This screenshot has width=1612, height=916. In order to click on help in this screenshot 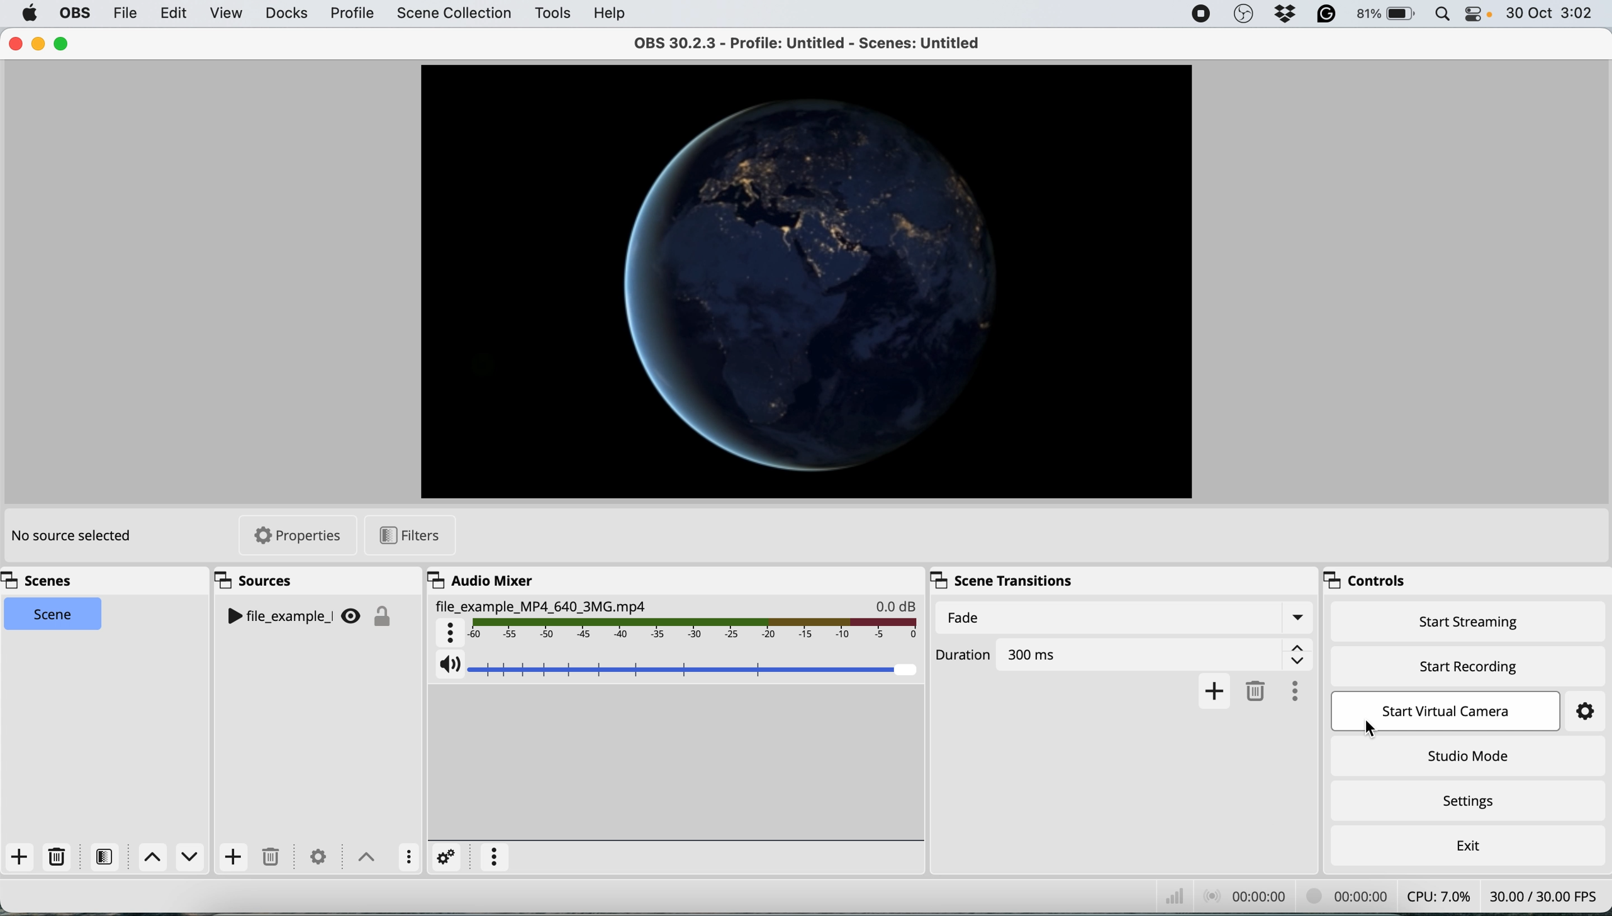, I will do `click(615, 12)`.